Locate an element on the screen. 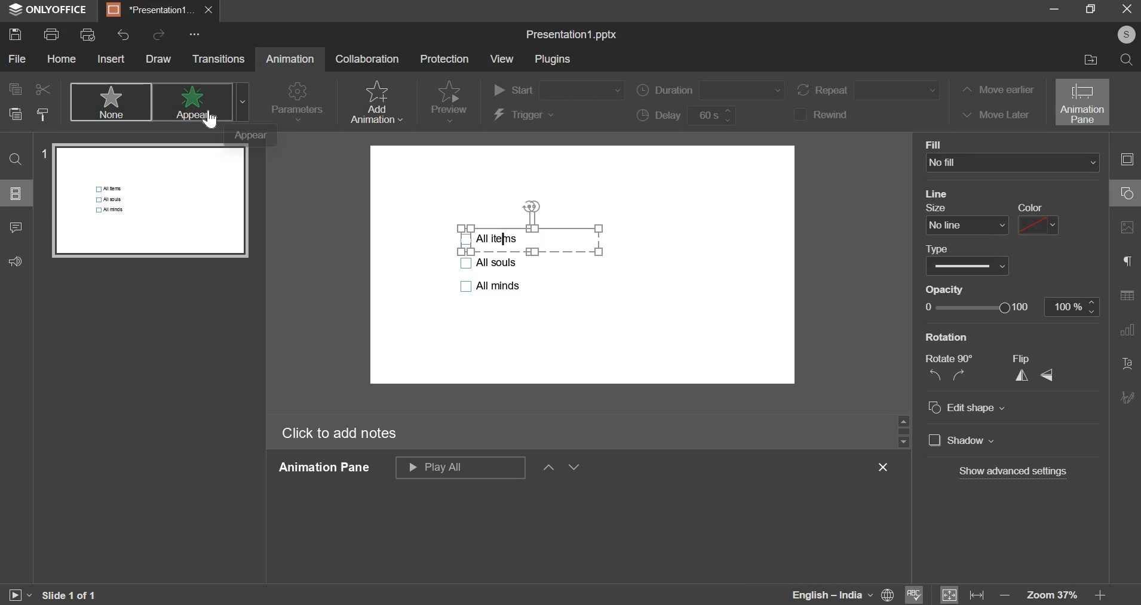 Image resolution: width=1141 pixels, height=605 pixels. minimize is located at coordinates (1052, 12).